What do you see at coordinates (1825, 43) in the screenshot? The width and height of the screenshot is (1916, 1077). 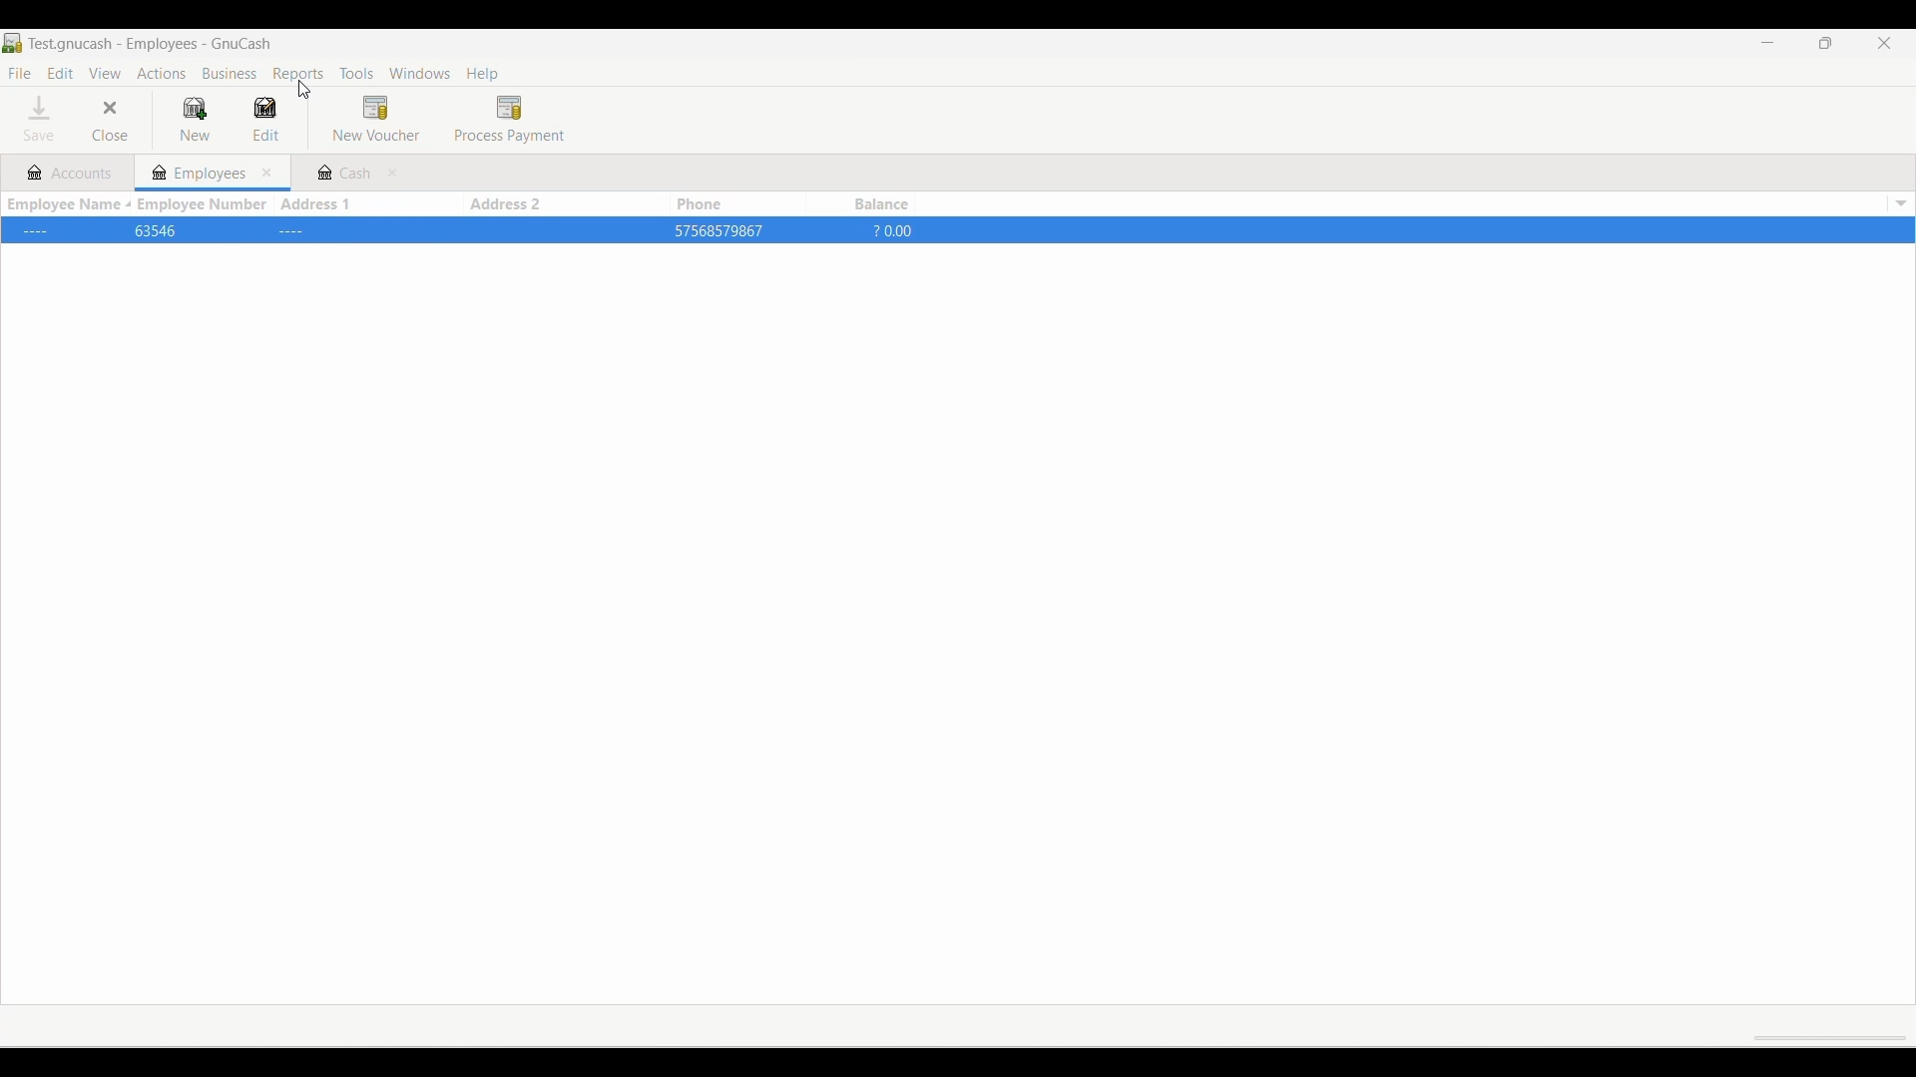 I see `Show interface in a smaller tab` at bounding box center [1825, 43].